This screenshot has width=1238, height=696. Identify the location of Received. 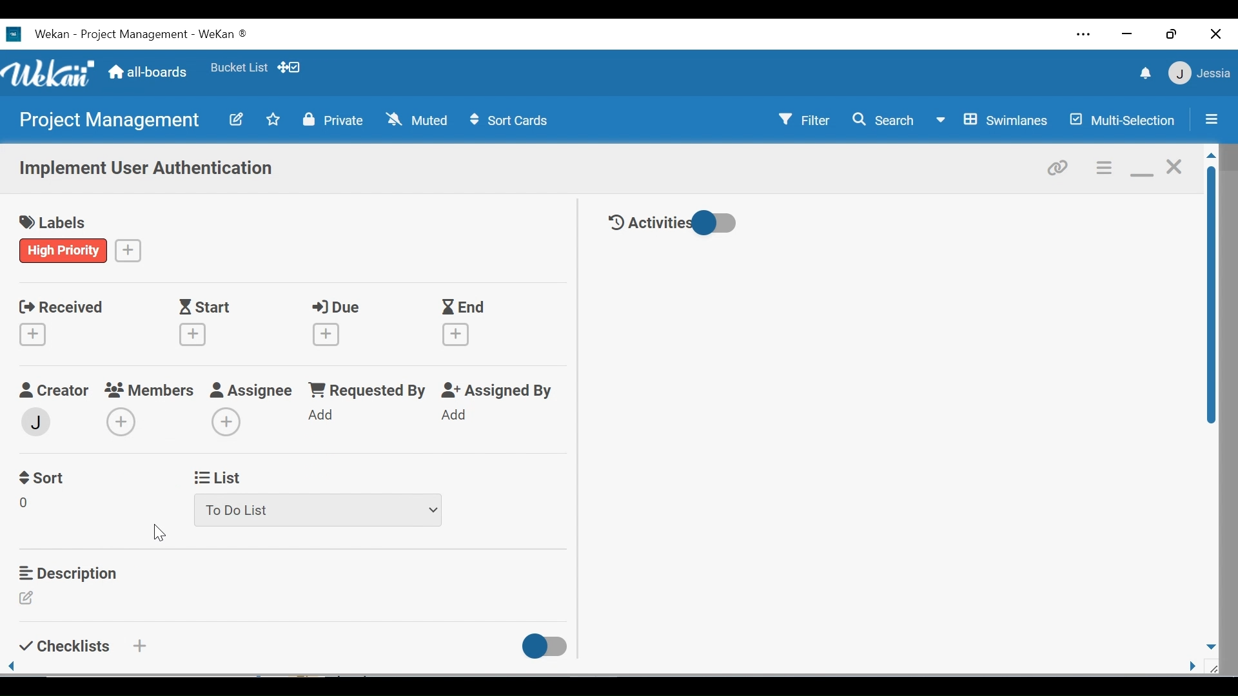
(57, 324).